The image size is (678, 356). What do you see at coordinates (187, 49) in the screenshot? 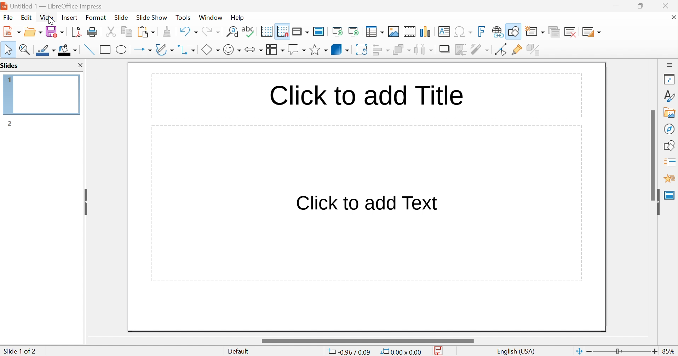
I see `connectors` at bounding box center [187, 49].